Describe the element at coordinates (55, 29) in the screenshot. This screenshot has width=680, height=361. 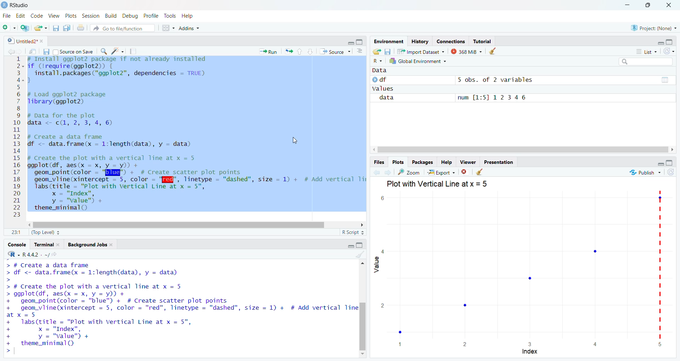
I see `files` at that location.